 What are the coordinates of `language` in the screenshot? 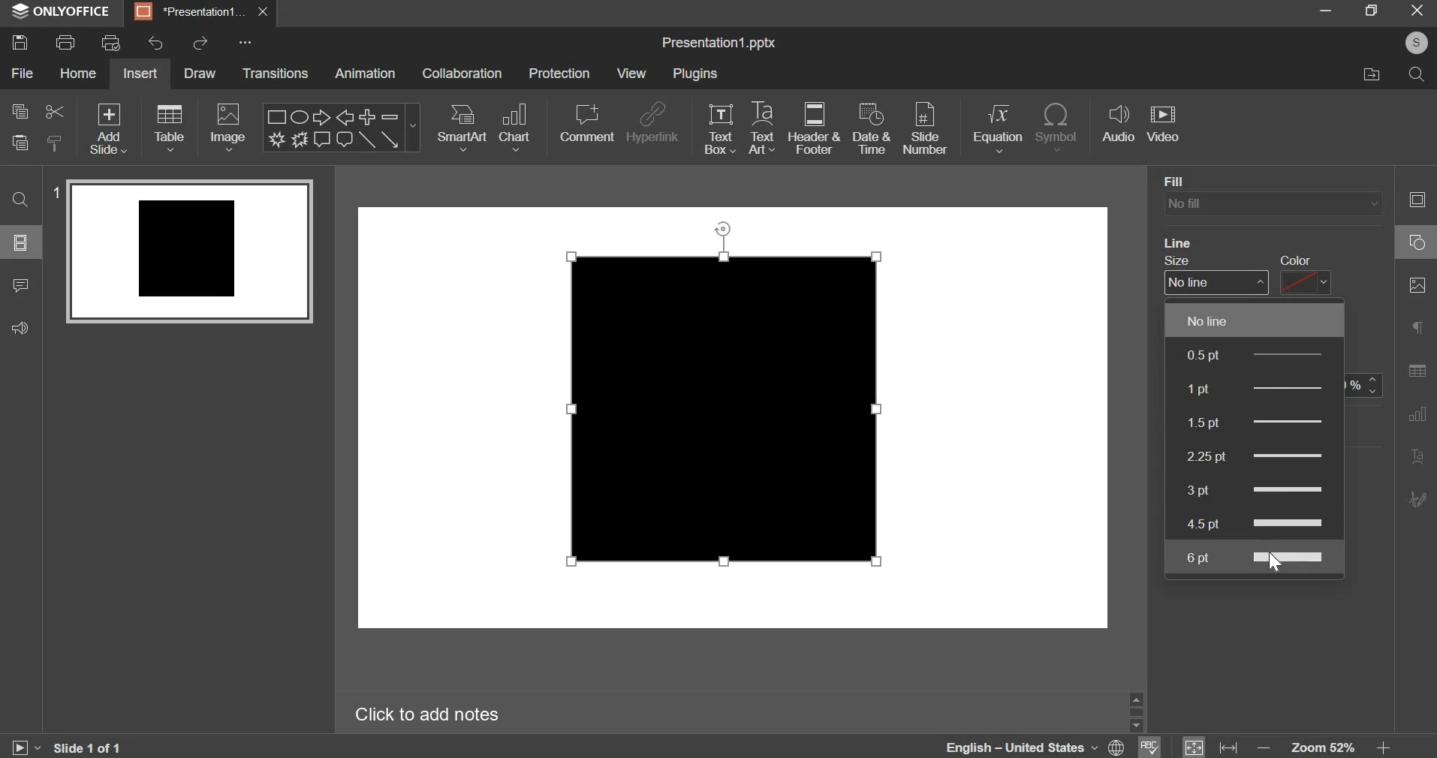 It's located at (1035, 747).